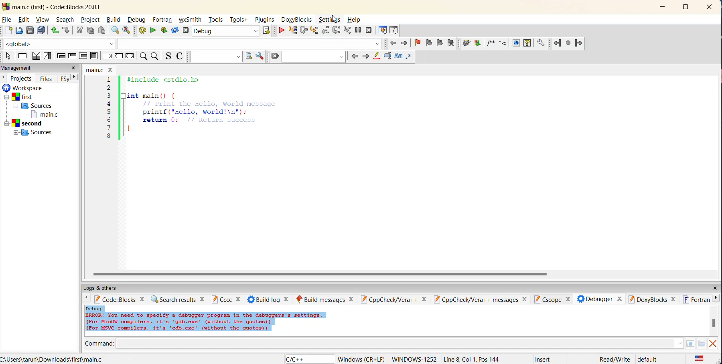 The height and width of the screenshot is (364, 722). I want to click on next bookmark, so click(440, 42).